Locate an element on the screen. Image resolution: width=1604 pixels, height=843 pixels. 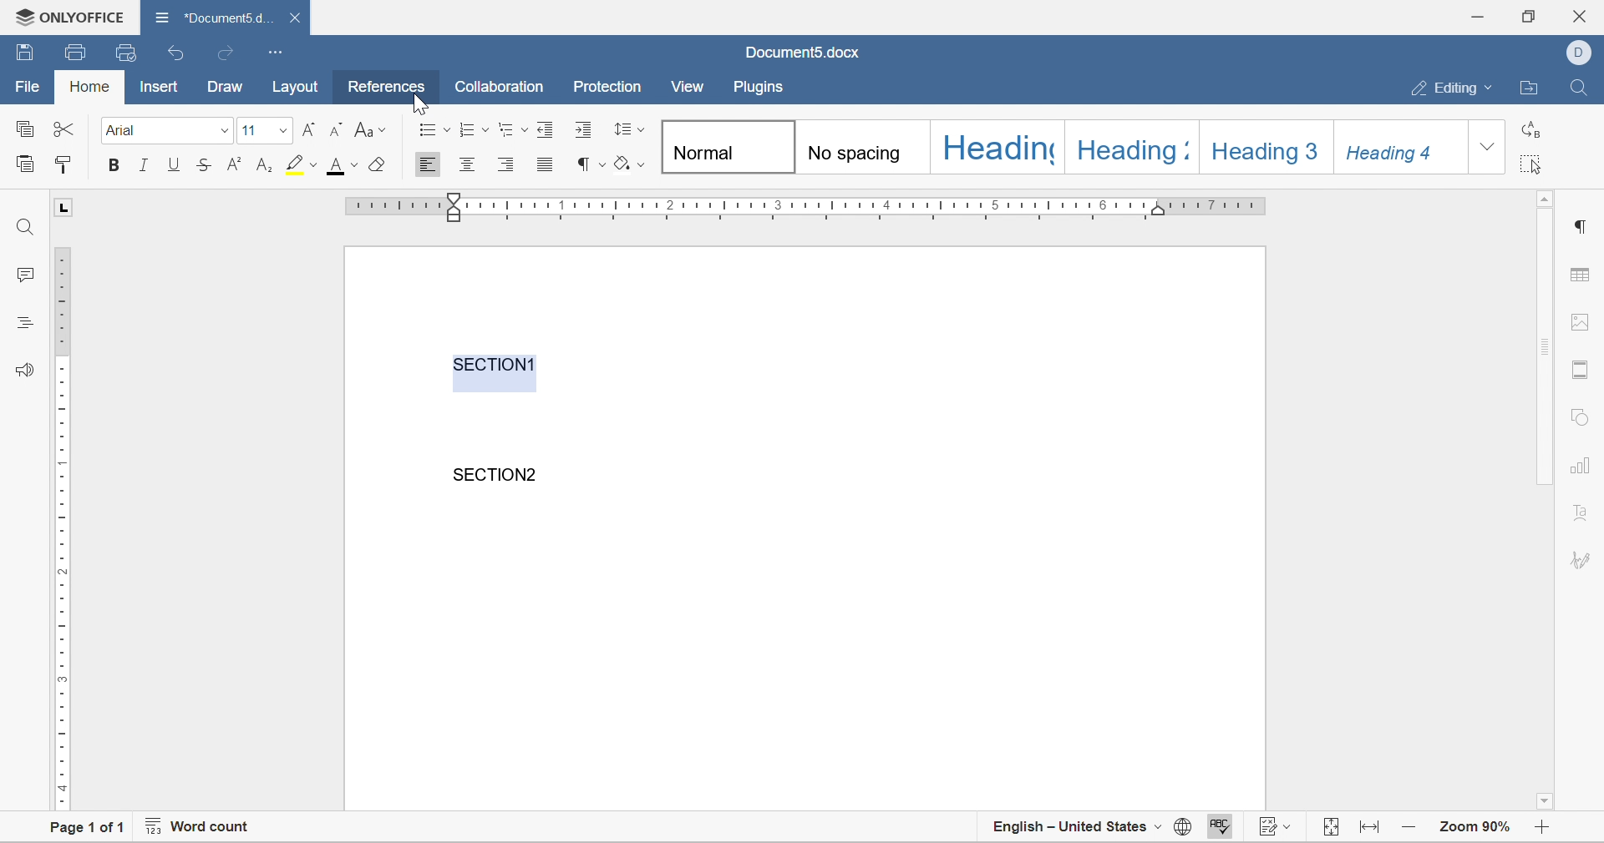
cursor is located at coordinates (419, 102).